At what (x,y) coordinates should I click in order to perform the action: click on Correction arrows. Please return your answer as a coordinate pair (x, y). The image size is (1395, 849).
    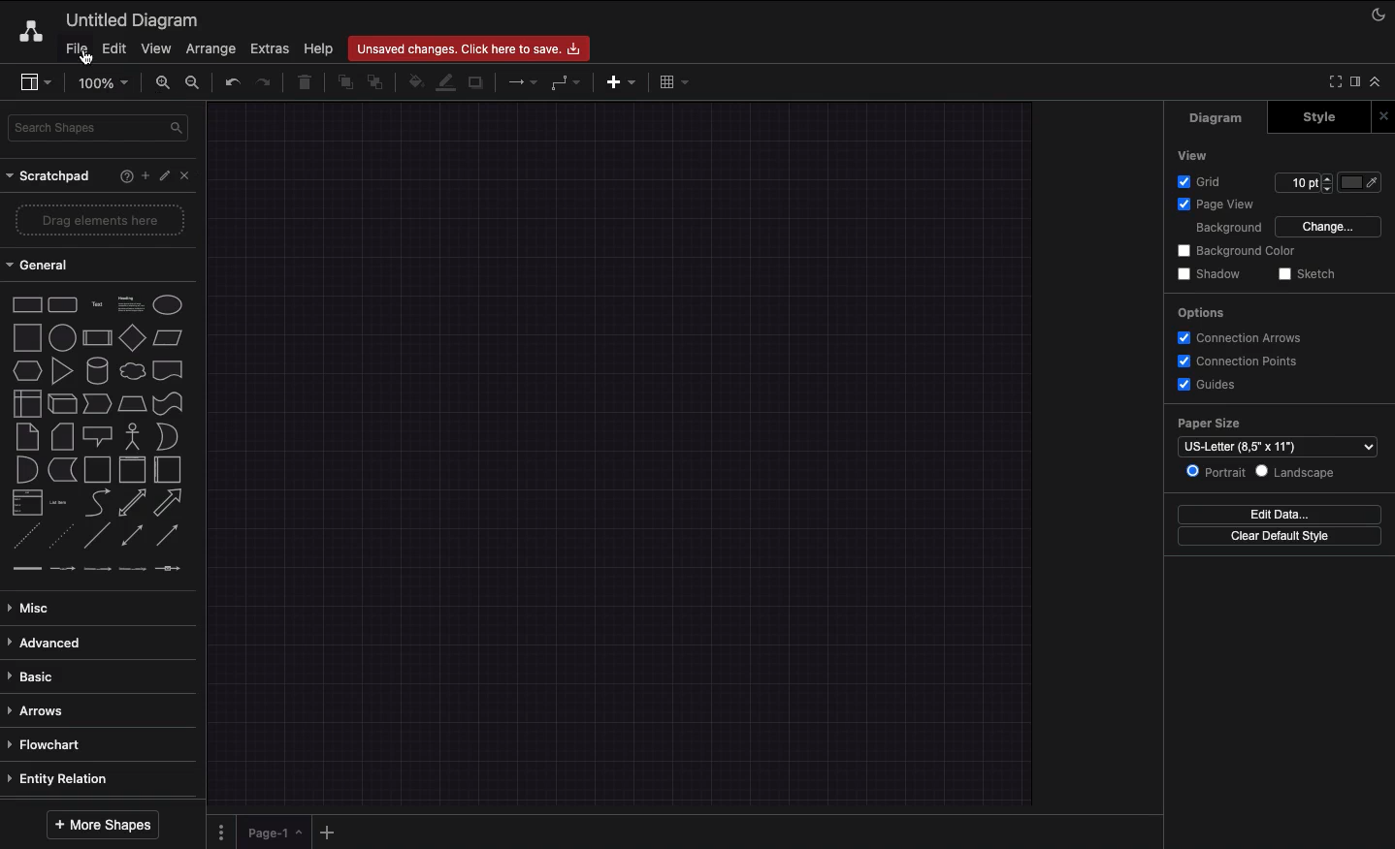
    Looking at the image, I should click on (1237, 336).